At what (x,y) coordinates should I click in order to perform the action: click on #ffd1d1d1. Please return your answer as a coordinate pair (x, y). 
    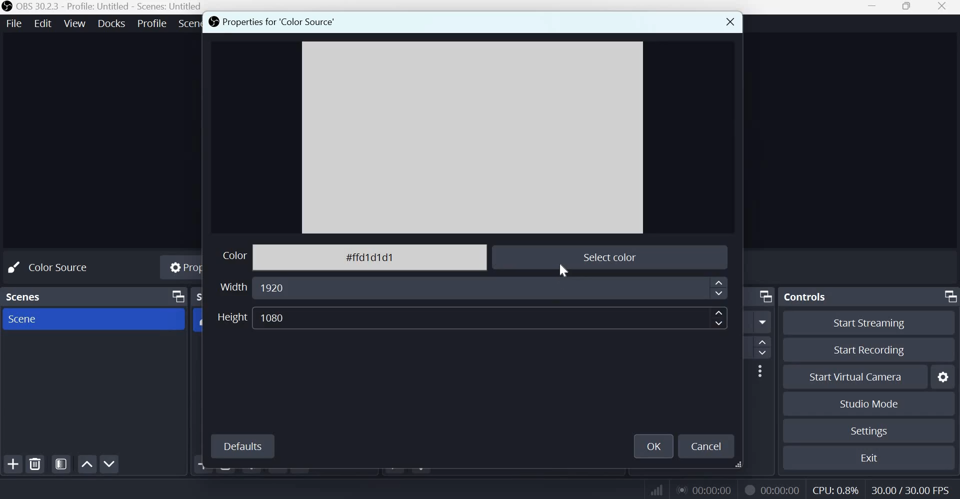
    Looking at the image, I should click on (371, 254).